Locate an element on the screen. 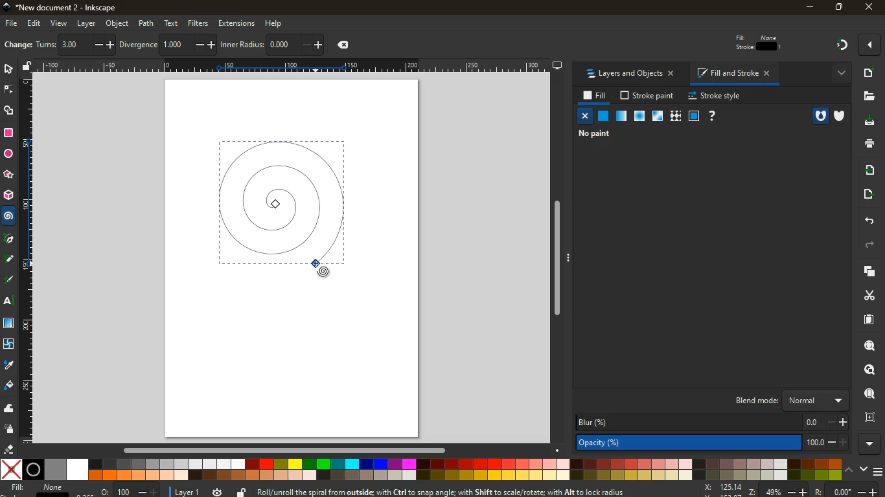 The width and height of the screenshot is (885, 497). maximize is located at coordinates (838, 6).